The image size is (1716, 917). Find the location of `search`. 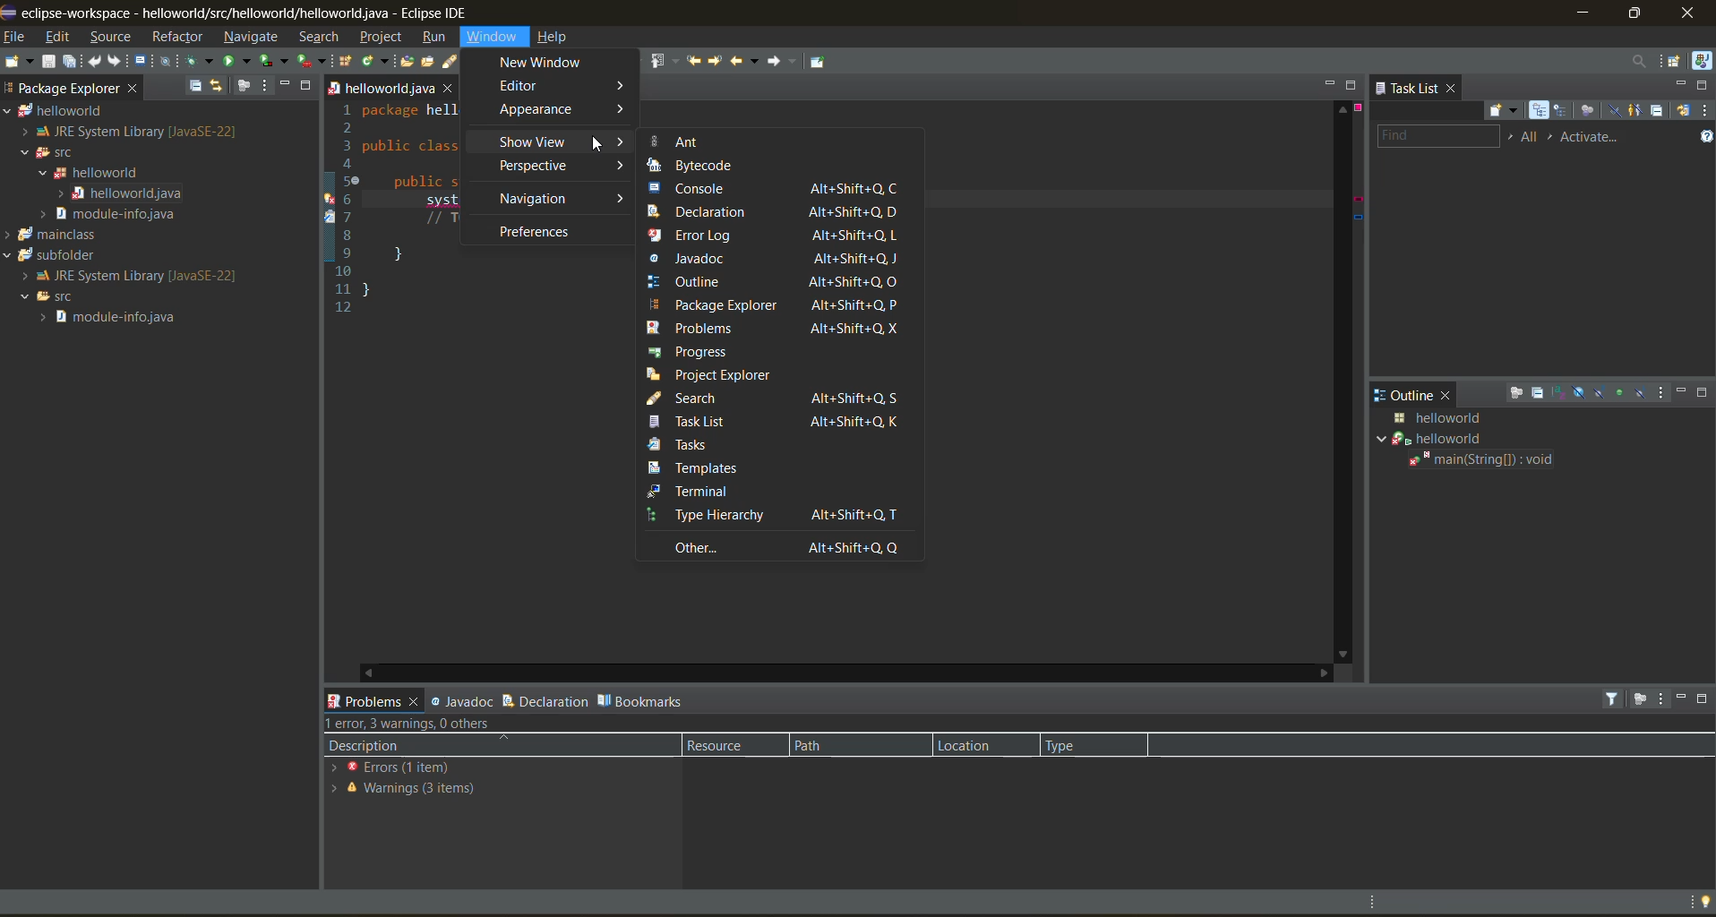

search is located at coordinates (776, 397).